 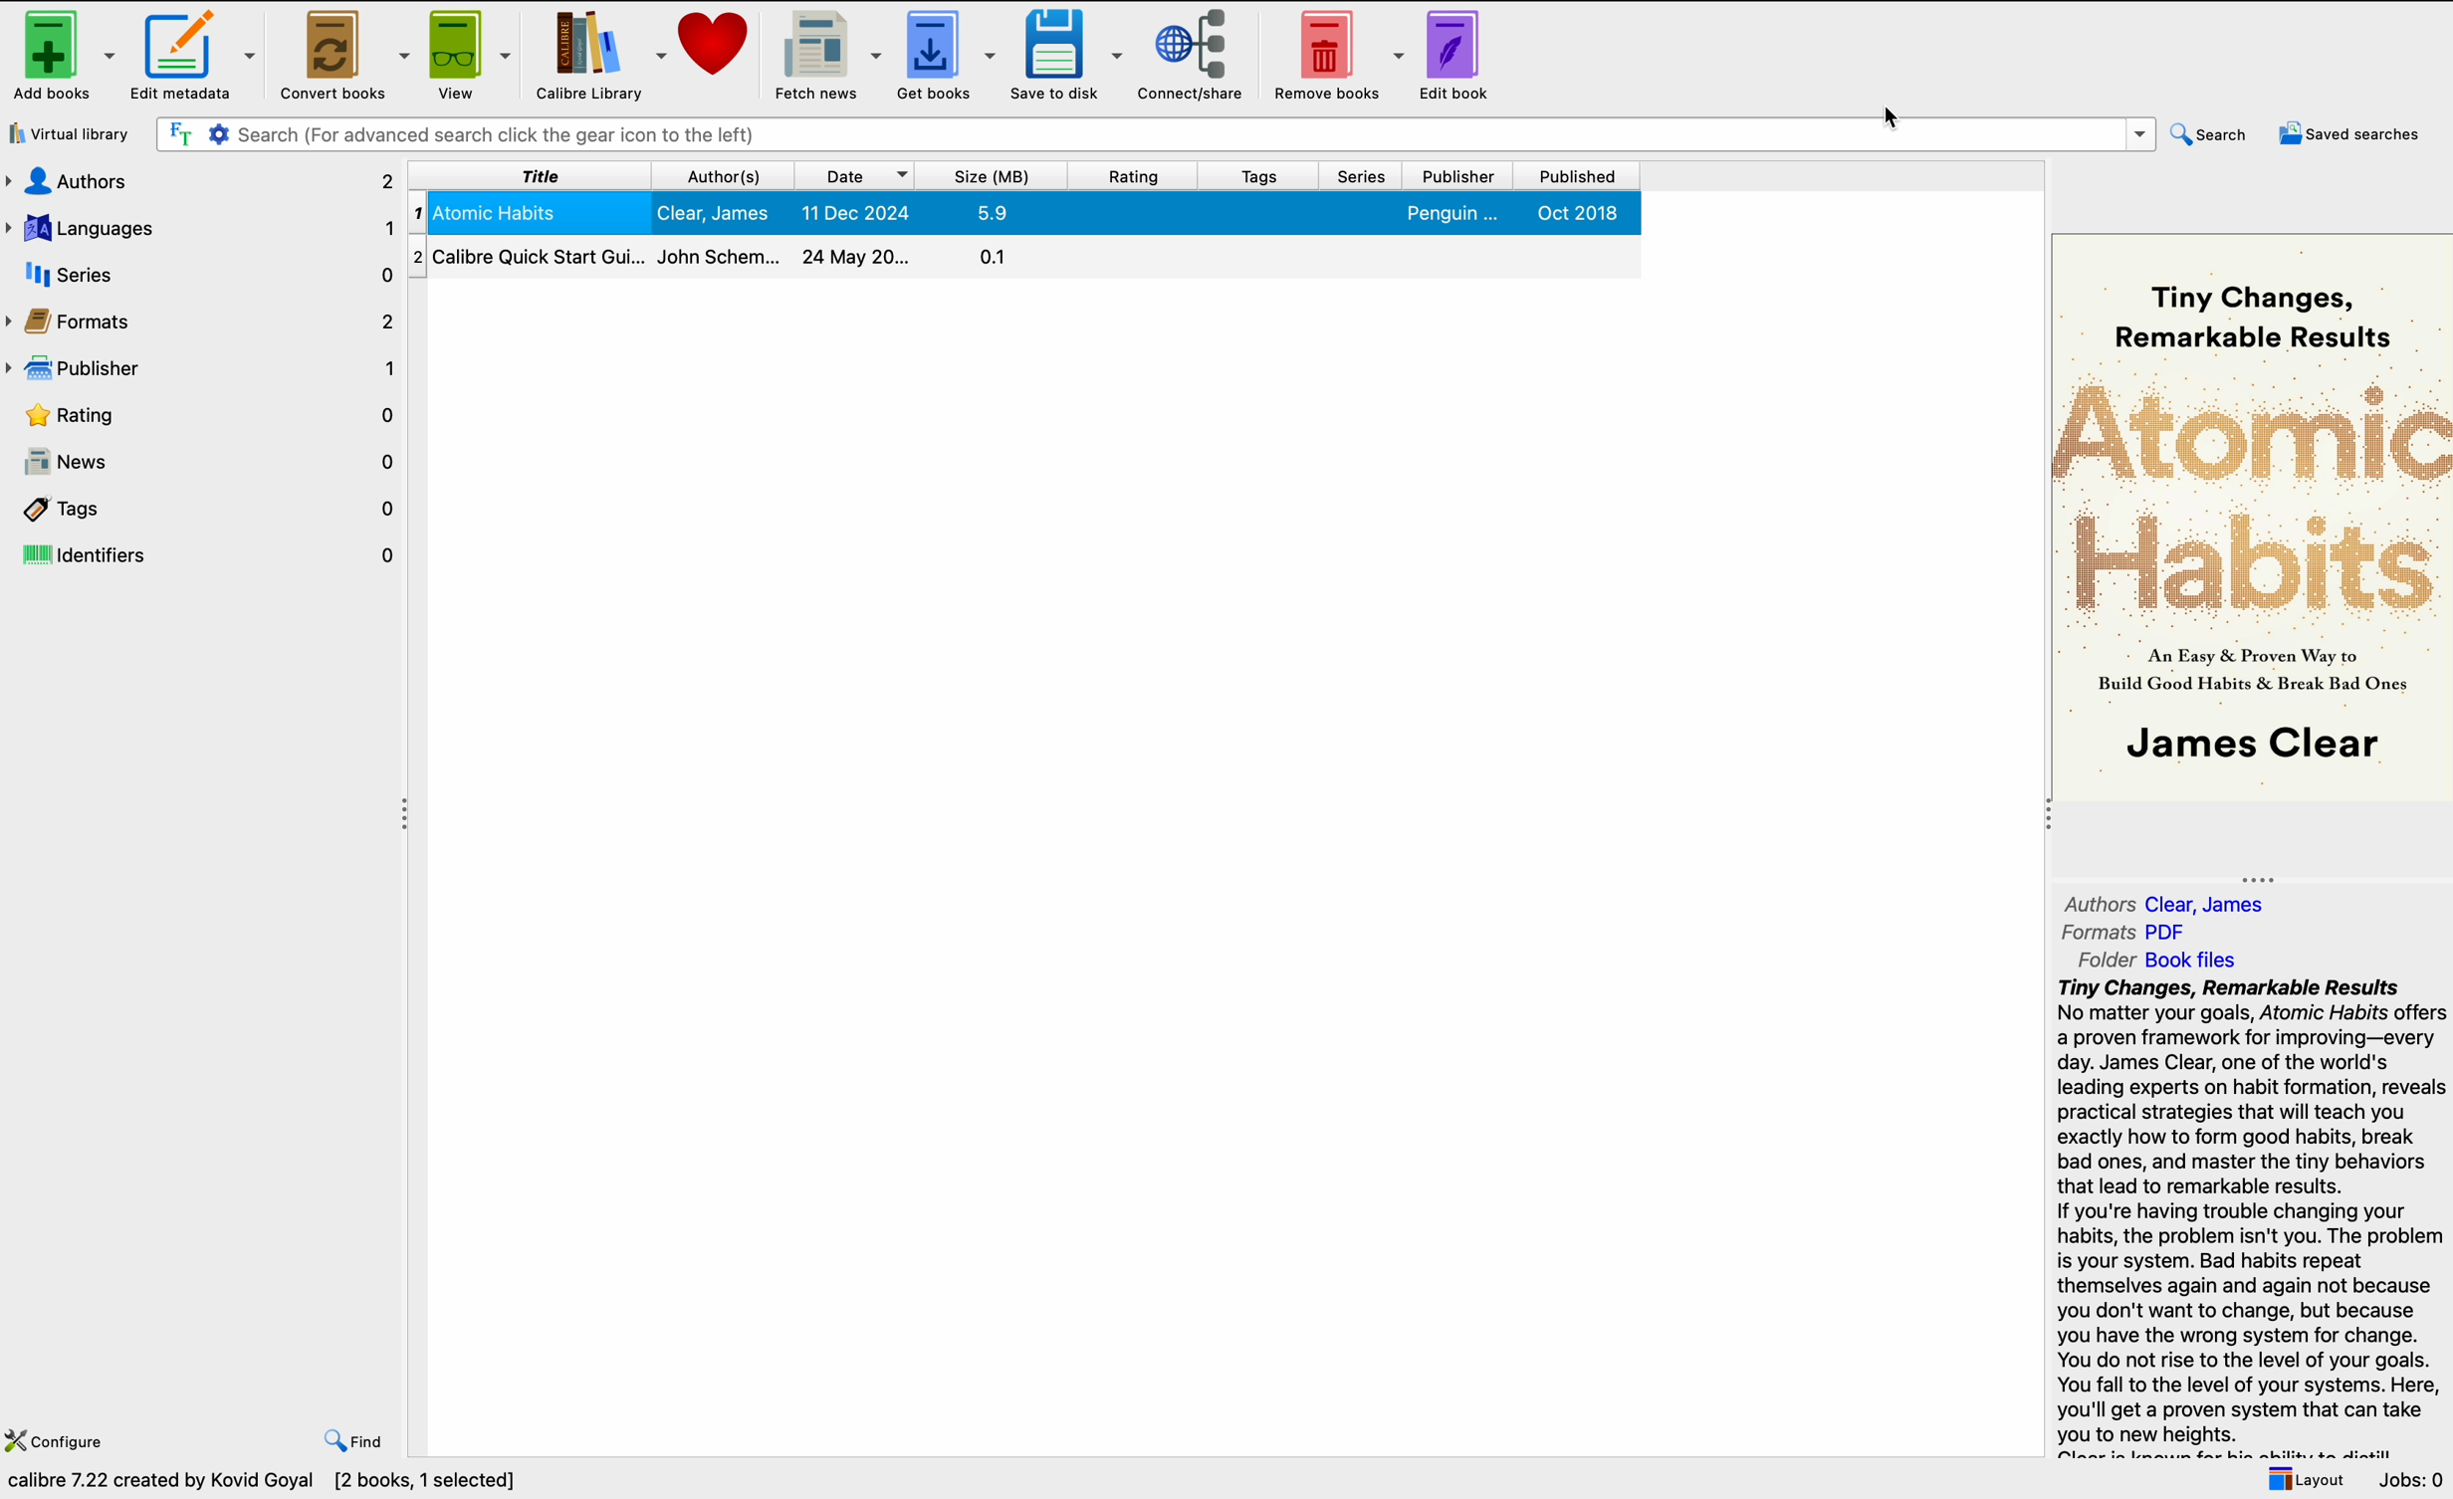 I want to click on title, so click(x=531, y=177).